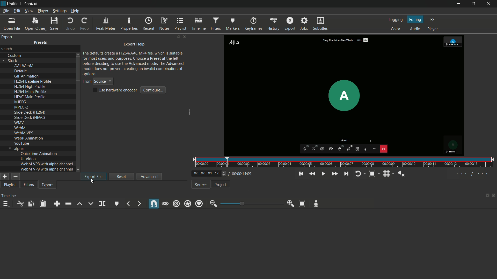 The width and height of the screenshot is (497, 279). Describe the element at coordinates (220, 185) in the screenshot. I see `project` at that location.